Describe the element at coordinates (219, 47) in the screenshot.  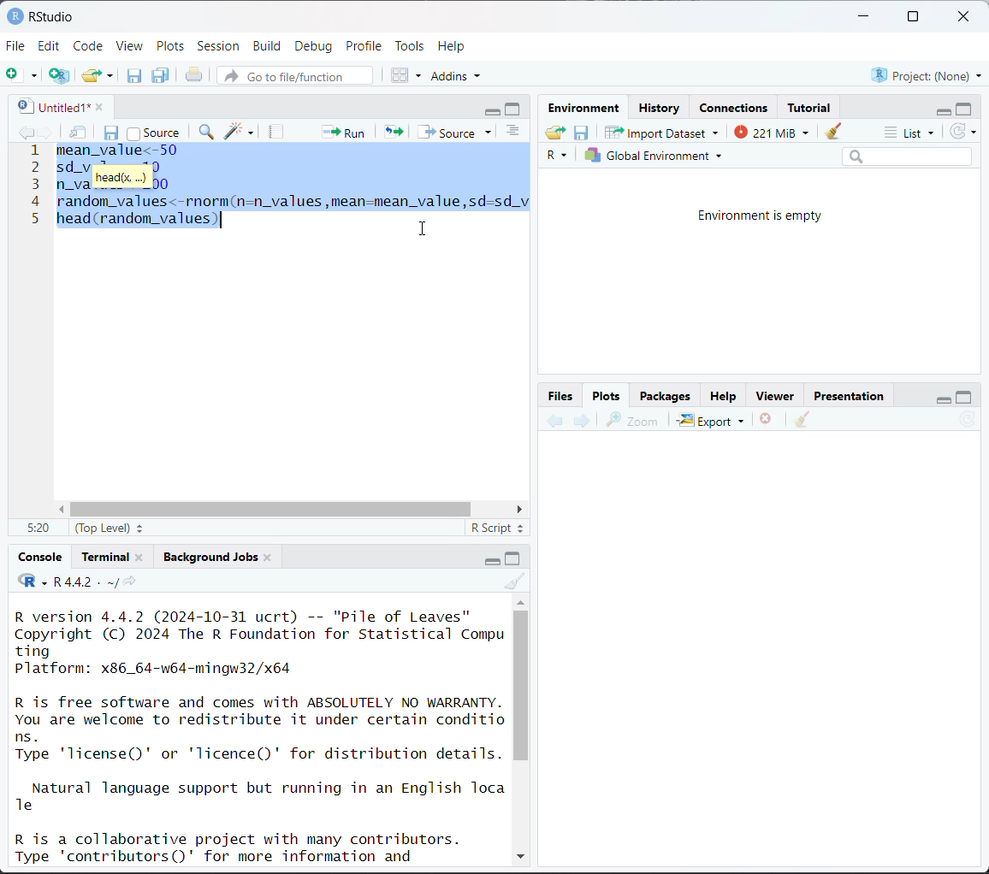
I see `Session` at that location.